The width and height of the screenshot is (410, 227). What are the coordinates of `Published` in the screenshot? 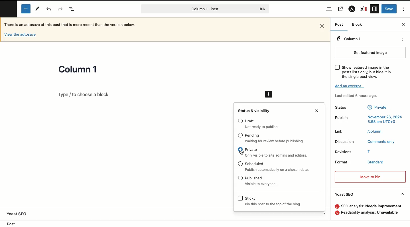 It's located at (254, 178).